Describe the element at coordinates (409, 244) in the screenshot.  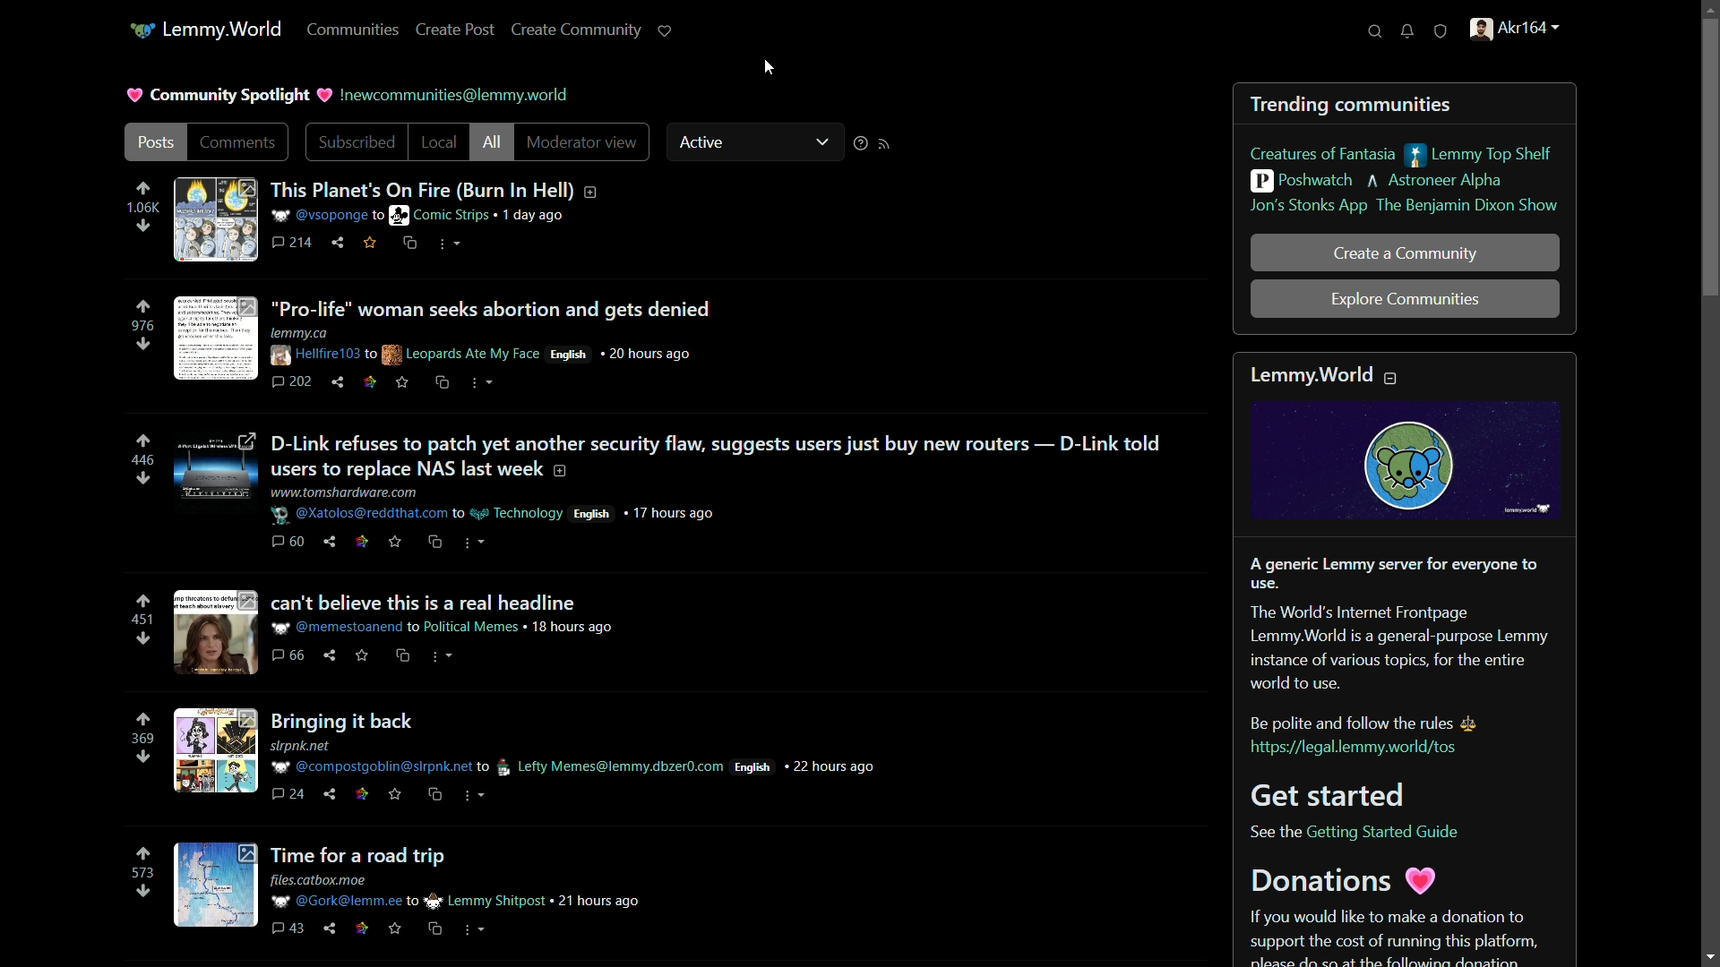
I see `copy` at that location.